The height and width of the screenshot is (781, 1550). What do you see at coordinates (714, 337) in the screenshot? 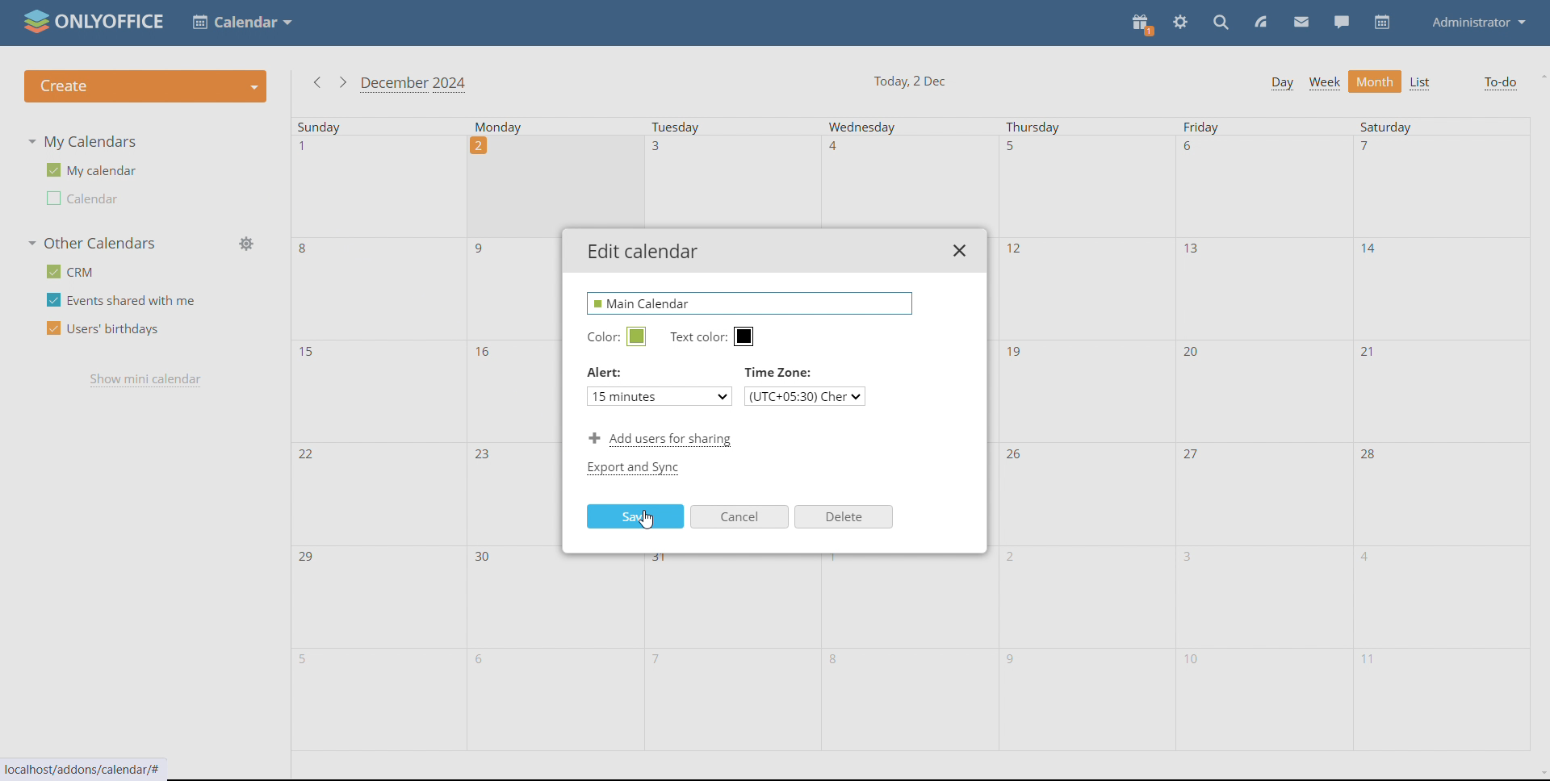
I see `text color` at bounding box center [714, 337].